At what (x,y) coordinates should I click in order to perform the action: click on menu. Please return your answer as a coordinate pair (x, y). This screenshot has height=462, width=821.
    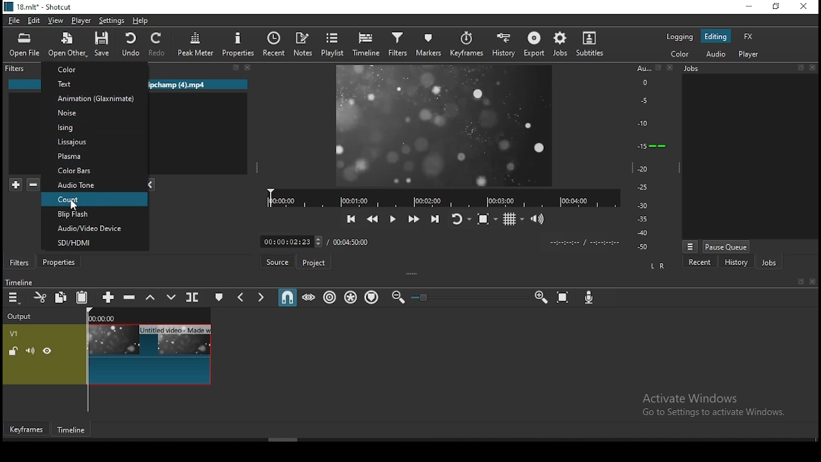
    Looking at the image, I should click on (15, 298).